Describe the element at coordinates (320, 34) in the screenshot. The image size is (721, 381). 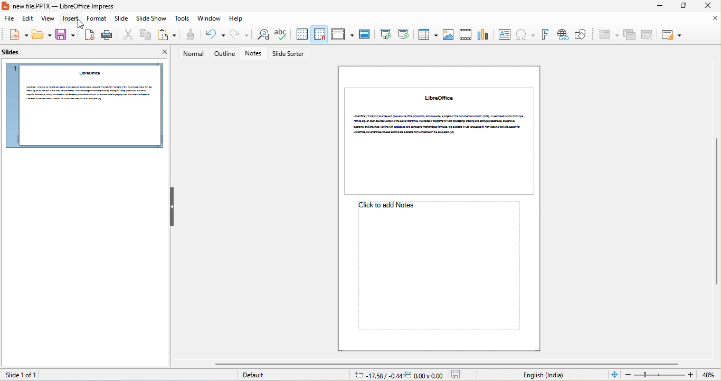
I see `snap to grid` at that location.